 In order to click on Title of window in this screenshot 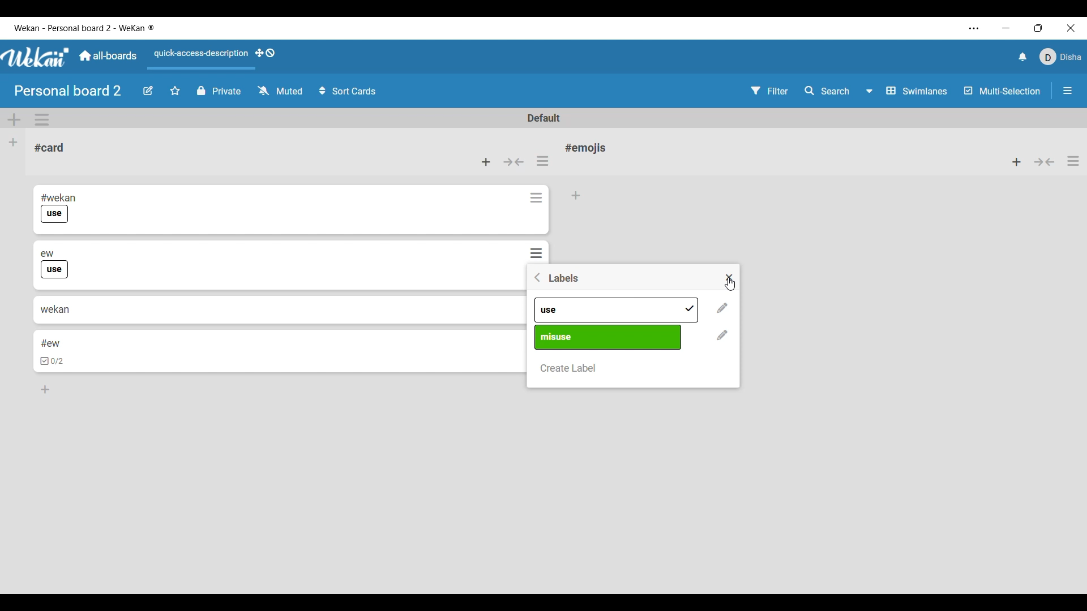, I will do `click(563, 277)`.